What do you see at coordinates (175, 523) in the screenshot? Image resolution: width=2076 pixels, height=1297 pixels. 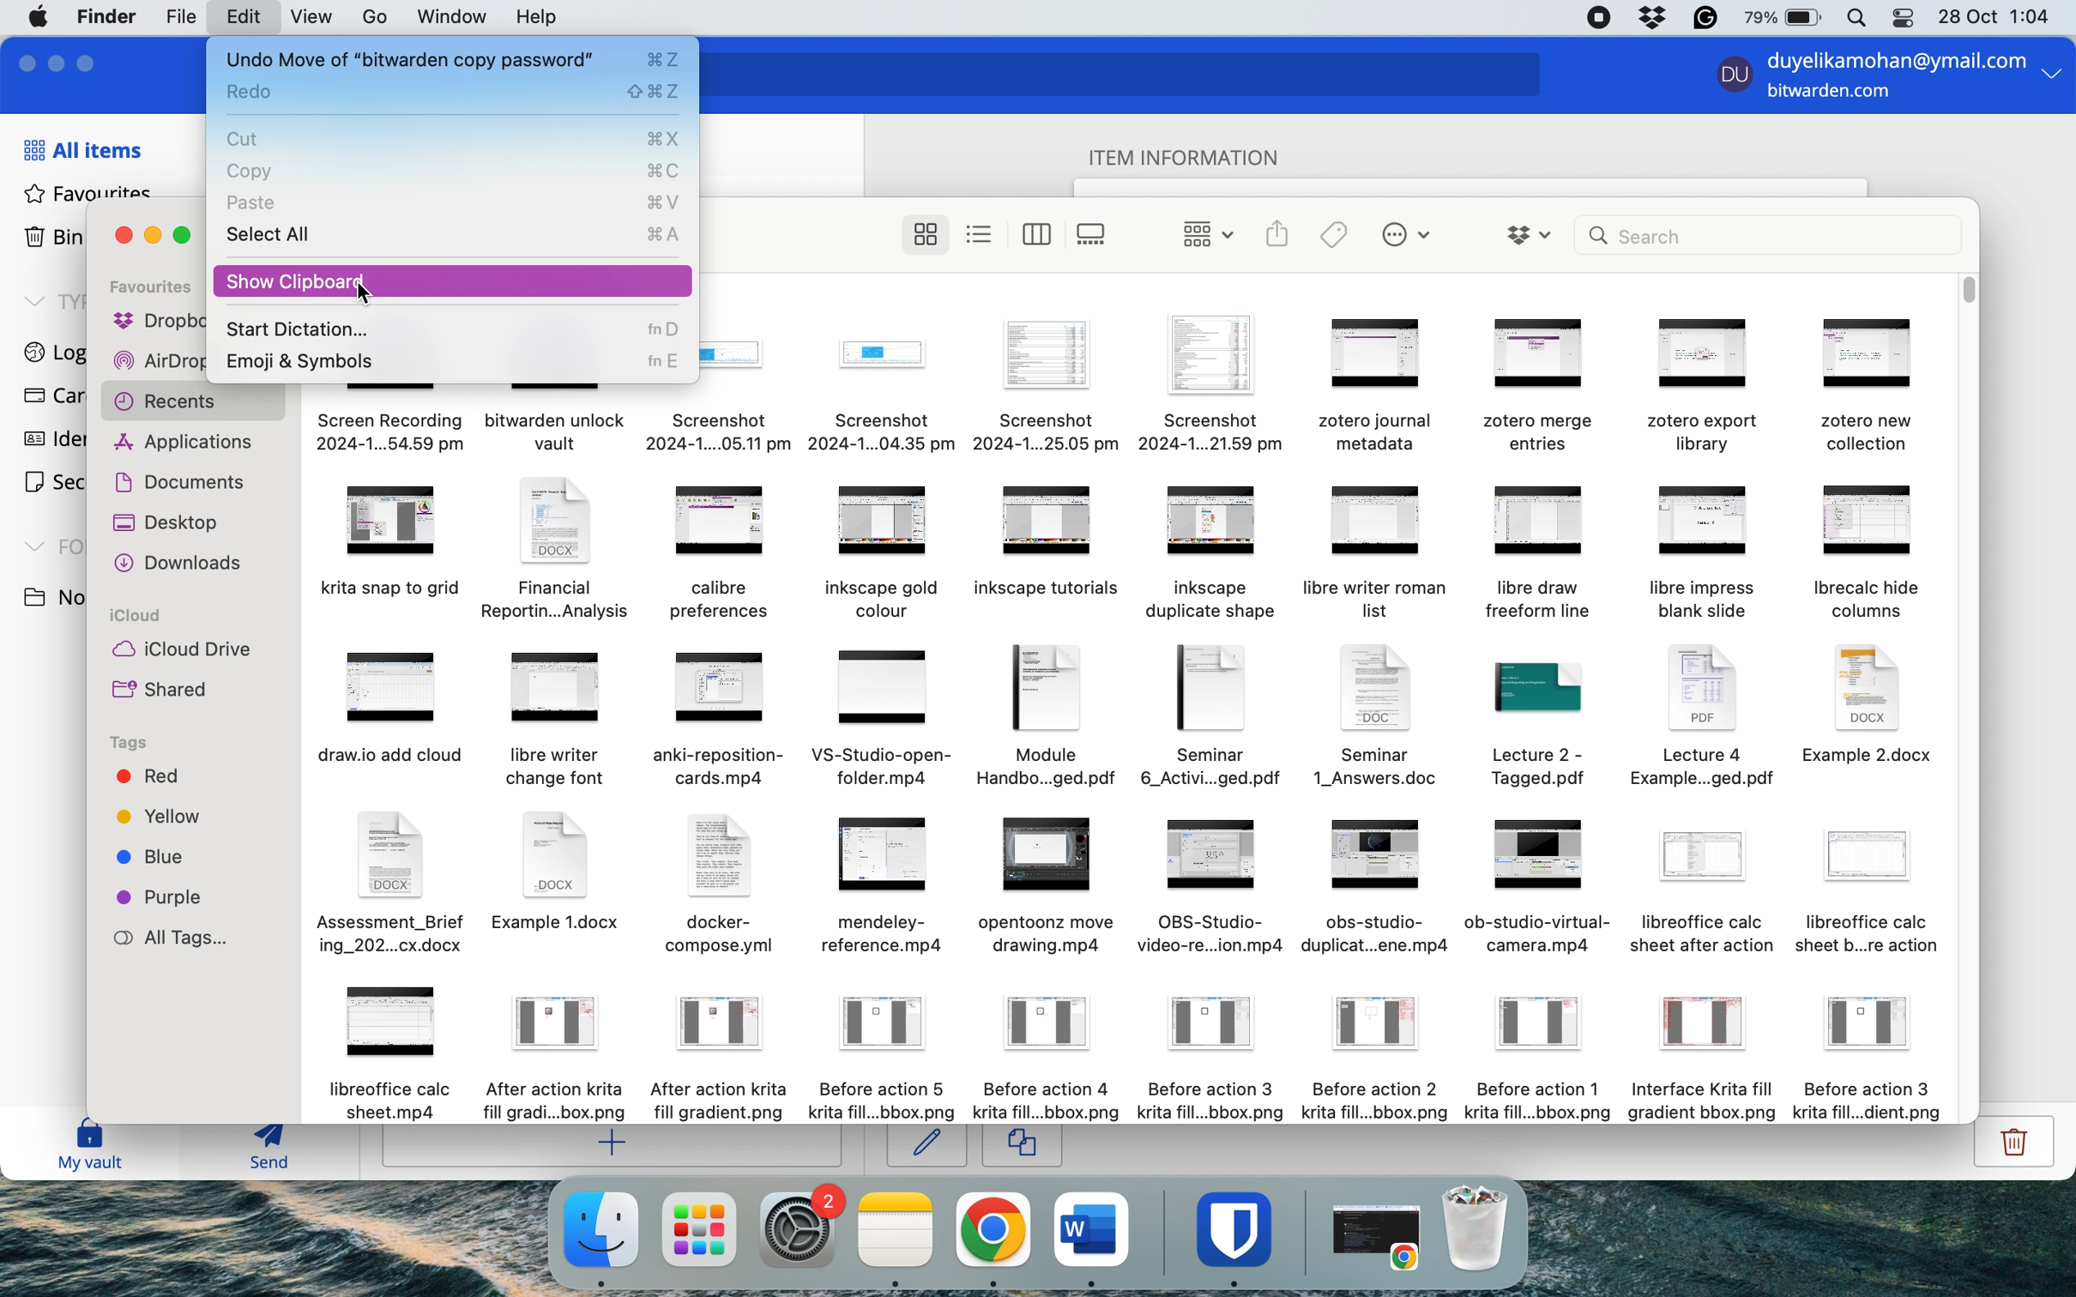 I see `desktop` at bounding box center [175, 523].